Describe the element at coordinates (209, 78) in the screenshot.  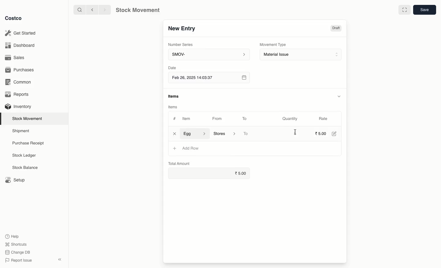
I see `Feb 26, 2025 14:03:37` at that location.